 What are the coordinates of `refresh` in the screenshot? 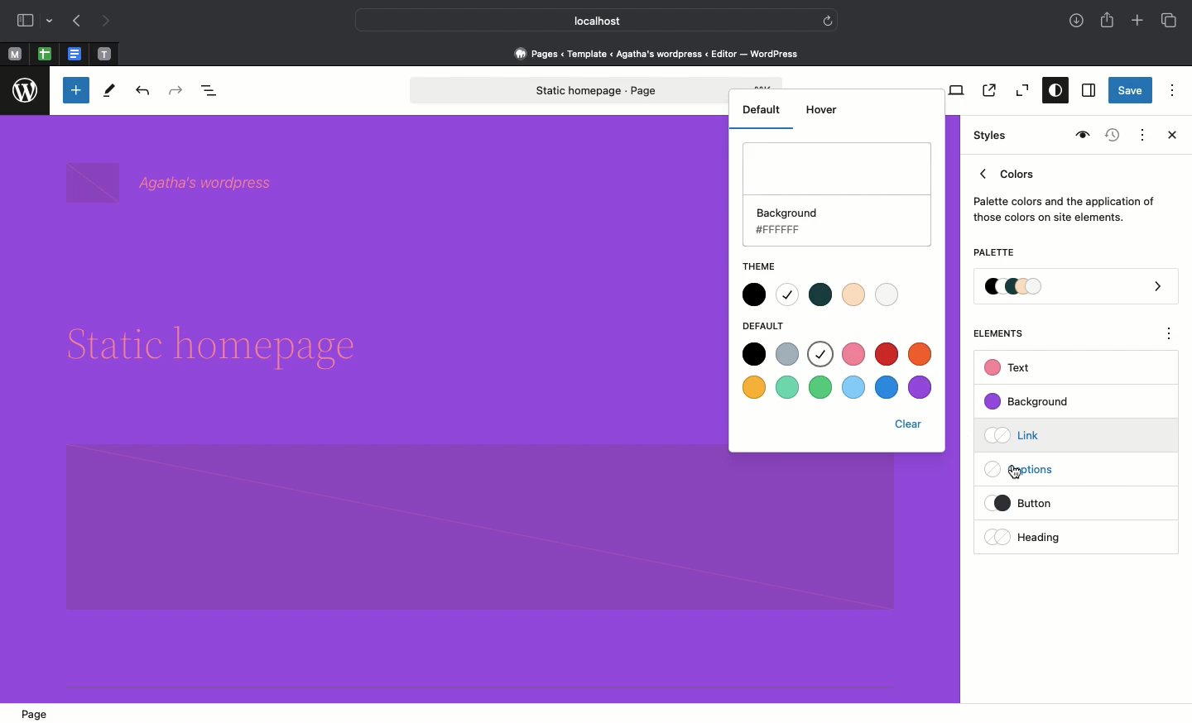 It's located at (828, 19).